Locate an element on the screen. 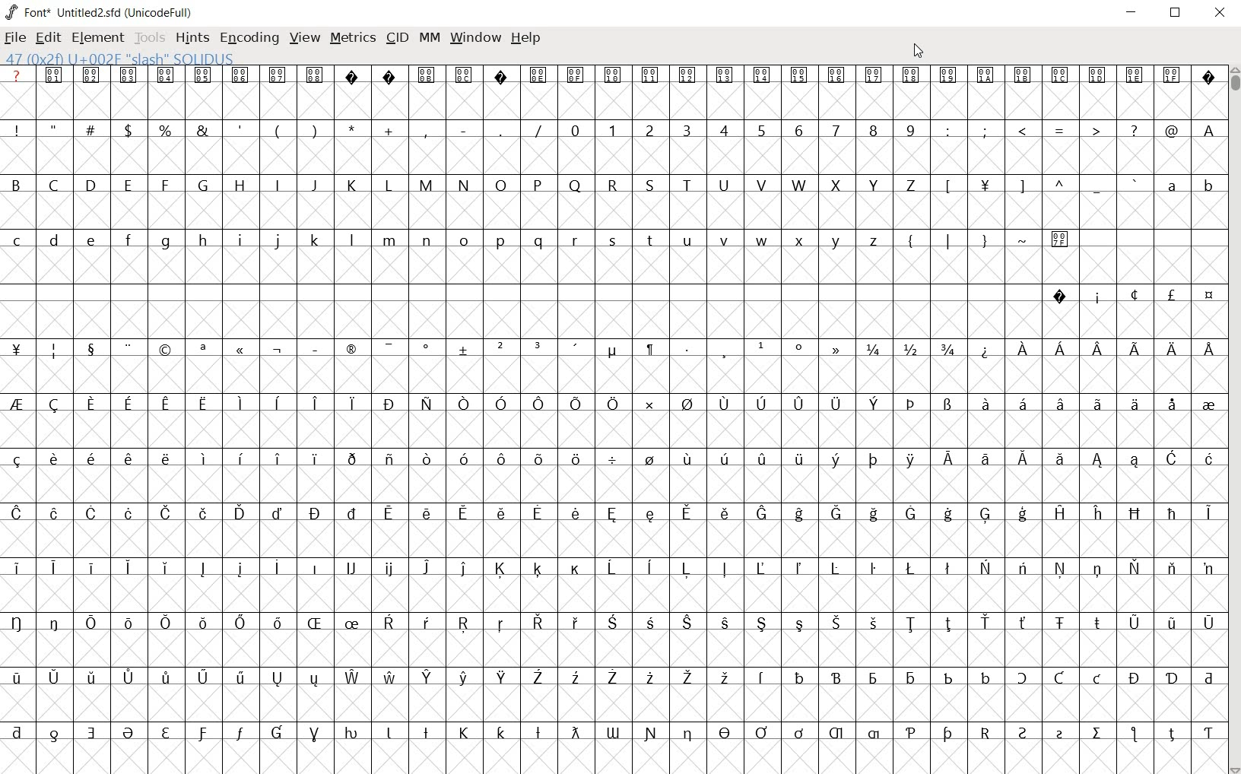 This screenshot has height=774, width=1241. MM is located at coordinates (428, 37).